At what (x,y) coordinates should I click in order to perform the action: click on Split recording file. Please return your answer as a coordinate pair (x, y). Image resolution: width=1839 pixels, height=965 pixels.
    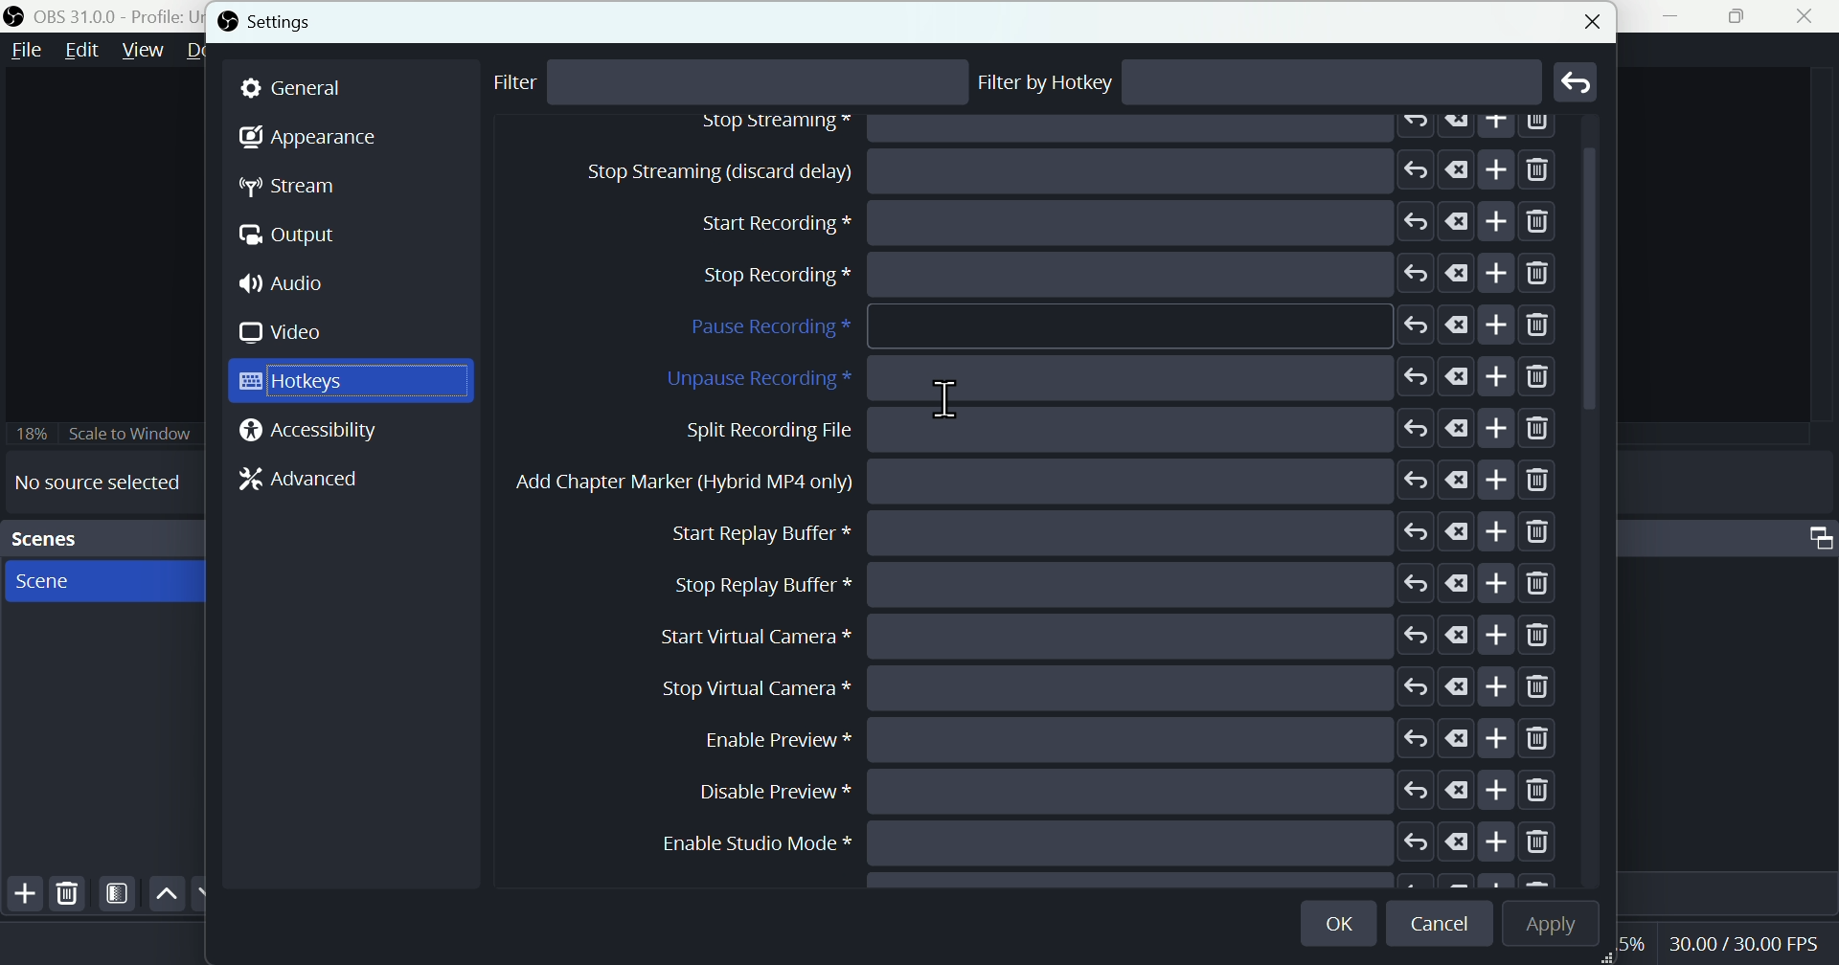
    Looking at the image, I should click on (1103, 429).